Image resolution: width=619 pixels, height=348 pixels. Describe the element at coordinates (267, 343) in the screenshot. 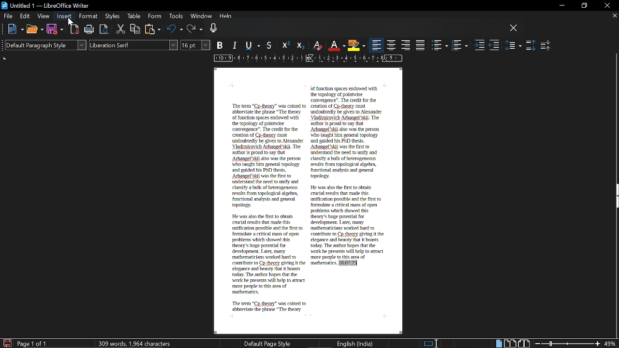

I see `Default page style` at that location.